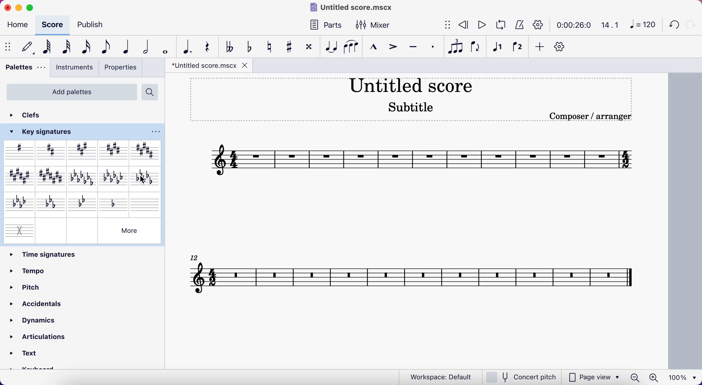 This screenshot has height=385, width=702. What do you see at coordinates (209, 67) in the screenshot?
I see `file tab` at bounding box center [209, 67].